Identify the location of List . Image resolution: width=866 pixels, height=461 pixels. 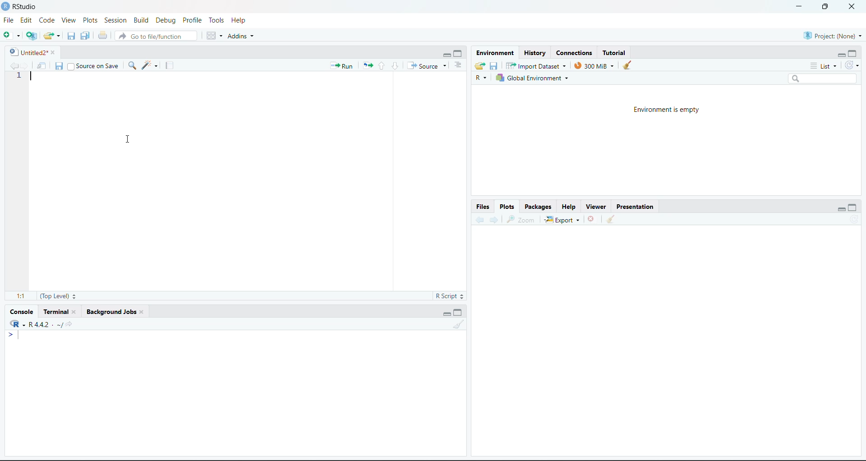
(824, 66).